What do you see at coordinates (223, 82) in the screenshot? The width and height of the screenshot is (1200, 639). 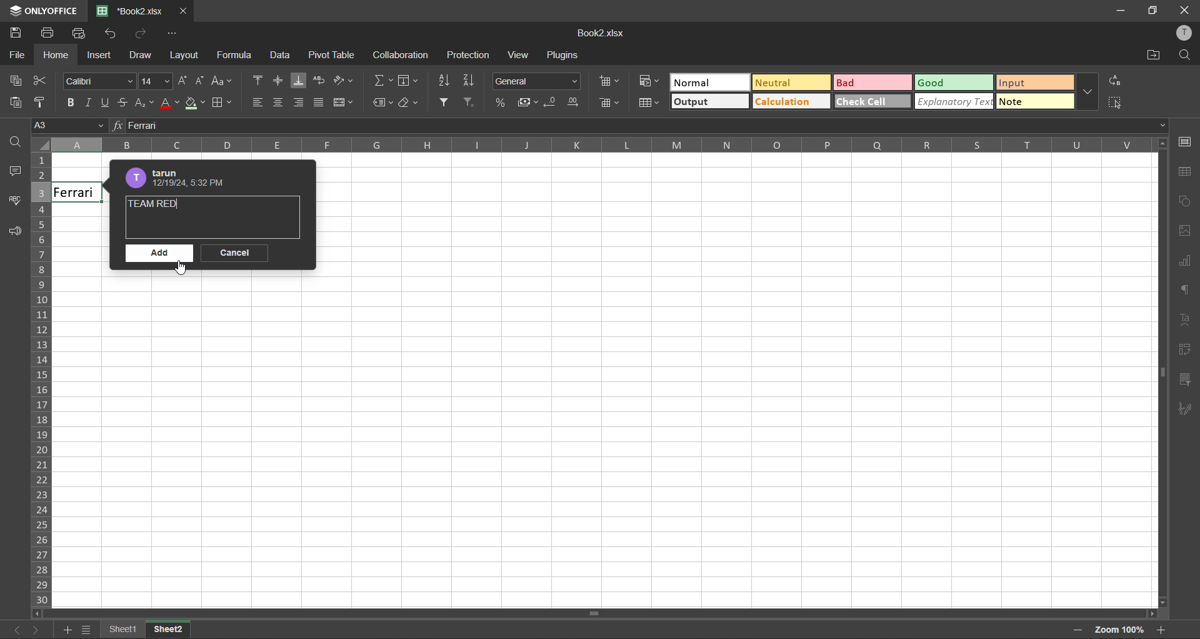 I see `change case` at bounding box center [223, 82].